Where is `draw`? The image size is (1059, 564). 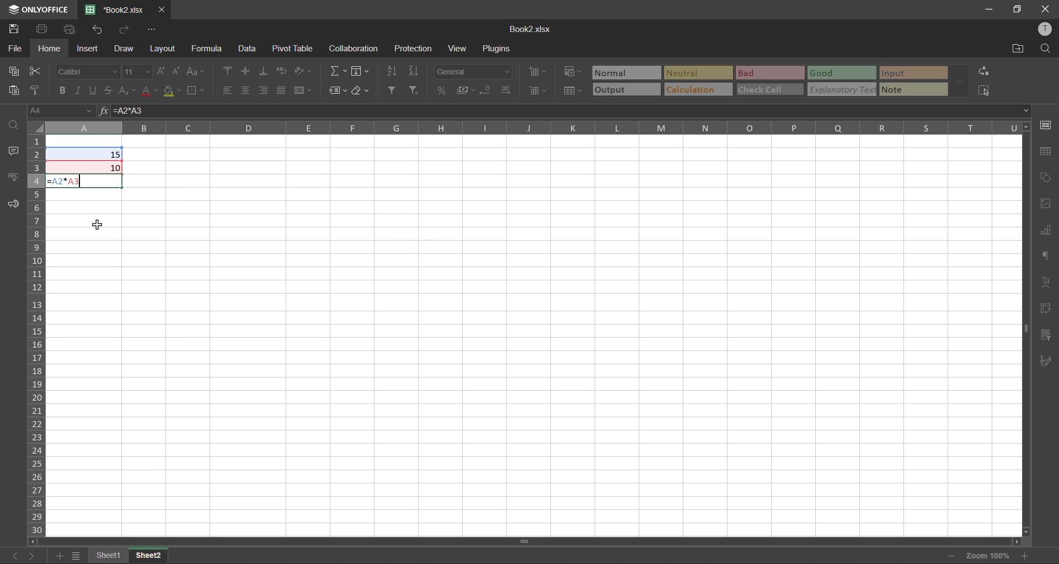 draw is located at coordinates (122, 49).